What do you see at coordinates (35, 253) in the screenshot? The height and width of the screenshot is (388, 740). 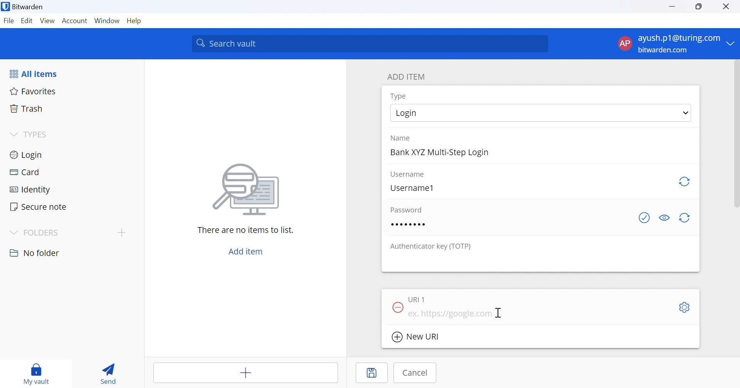 I see `No folder` at bounding box center [35, 253].